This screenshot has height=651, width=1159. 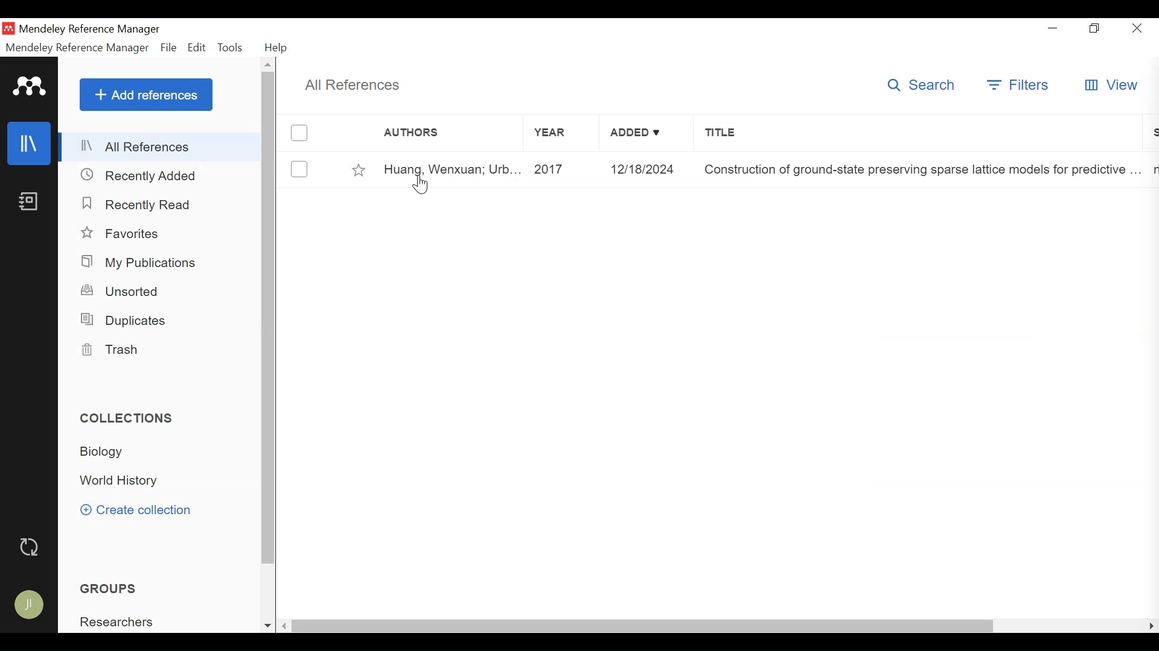 I want to click on Library, so click(x=30, y=143).